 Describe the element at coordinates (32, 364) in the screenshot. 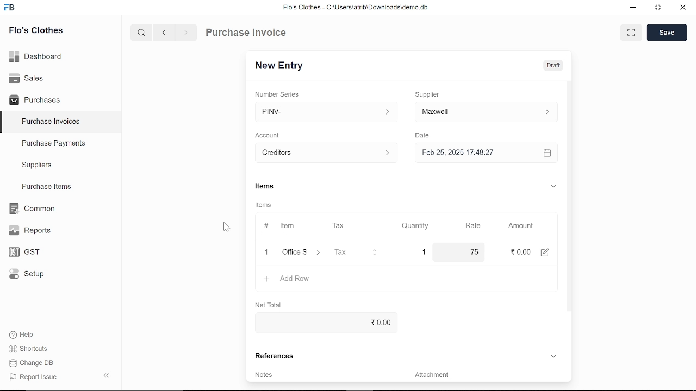

I see `Change DB` at that location.